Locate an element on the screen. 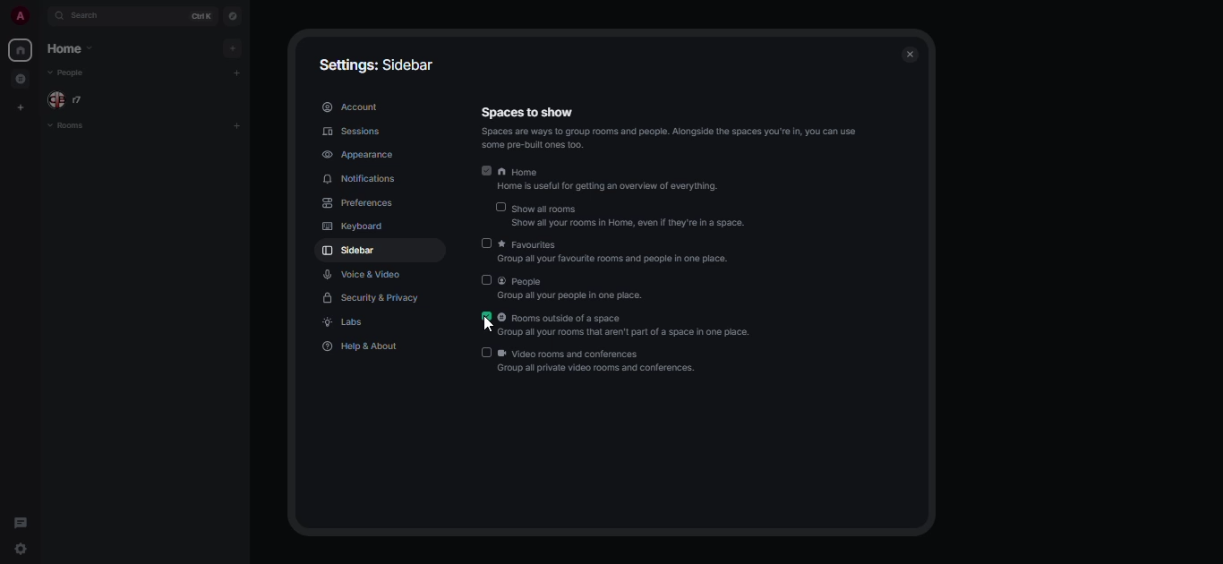 The width and height of the screenshot is (1223, 564). quick settings is located at coordinates (25, 552).